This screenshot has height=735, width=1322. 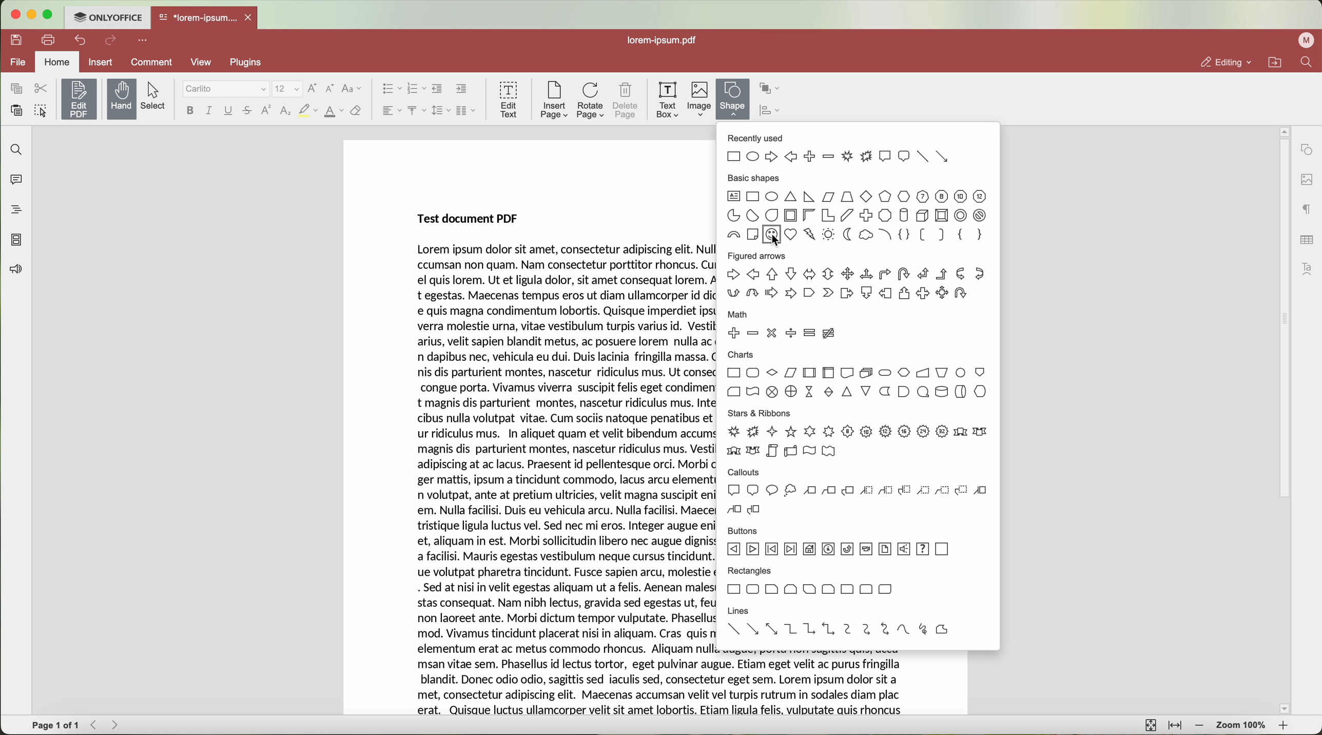 I want to click on insert columns, so click(x=466, y=111).